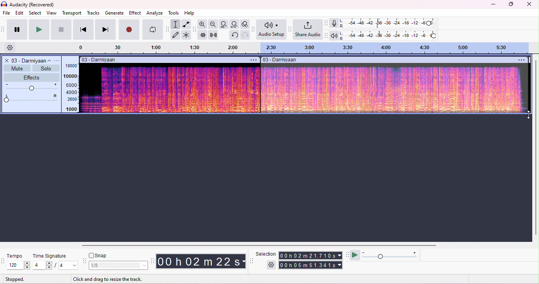 The height and width of the screenshot is (284, 539). I want to click on play at speed/ play at speed once, so click(356, 255).